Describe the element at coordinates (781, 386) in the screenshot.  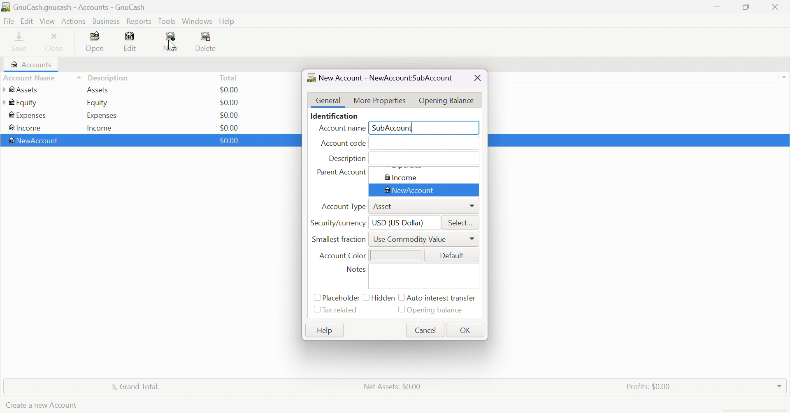
I see `Drop Down` at that location.